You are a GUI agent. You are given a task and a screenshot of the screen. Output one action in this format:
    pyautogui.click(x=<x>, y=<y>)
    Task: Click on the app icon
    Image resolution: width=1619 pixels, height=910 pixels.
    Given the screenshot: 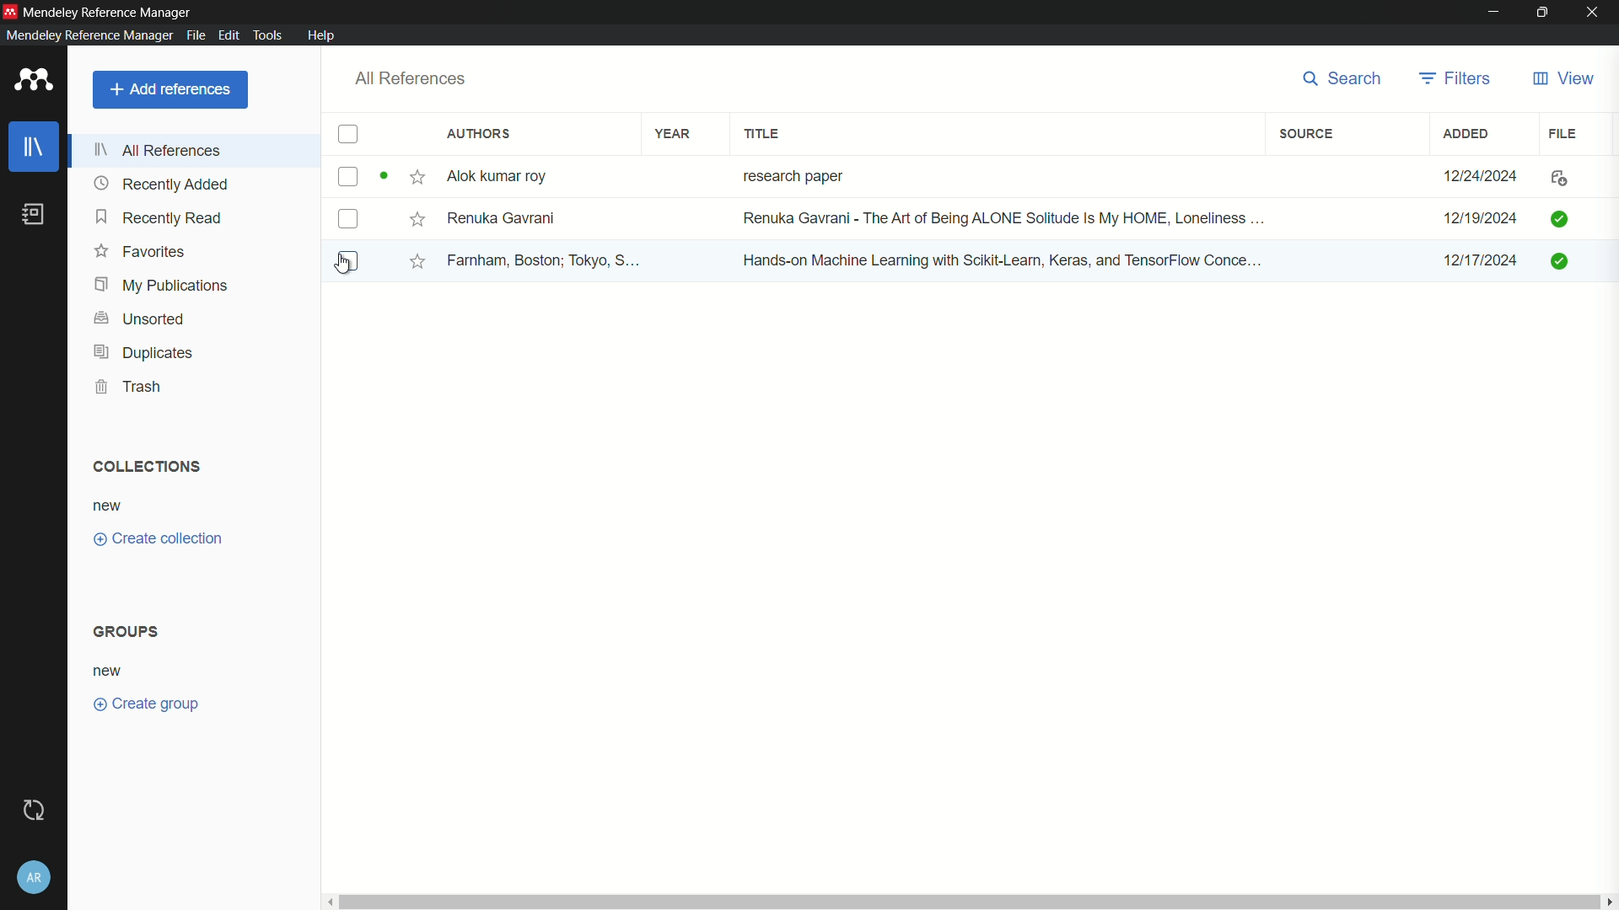 What is the action you would take?
    pyautogui.click(x=35, y=80)
    